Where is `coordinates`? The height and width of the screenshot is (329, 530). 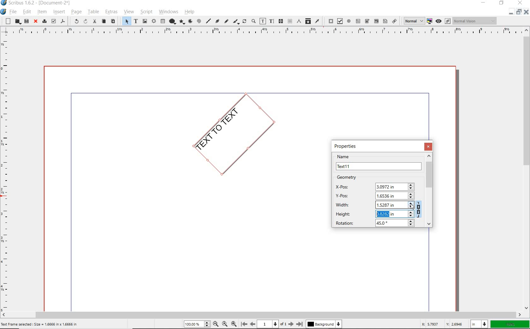 coordinates is located at coordinates (442, 324).